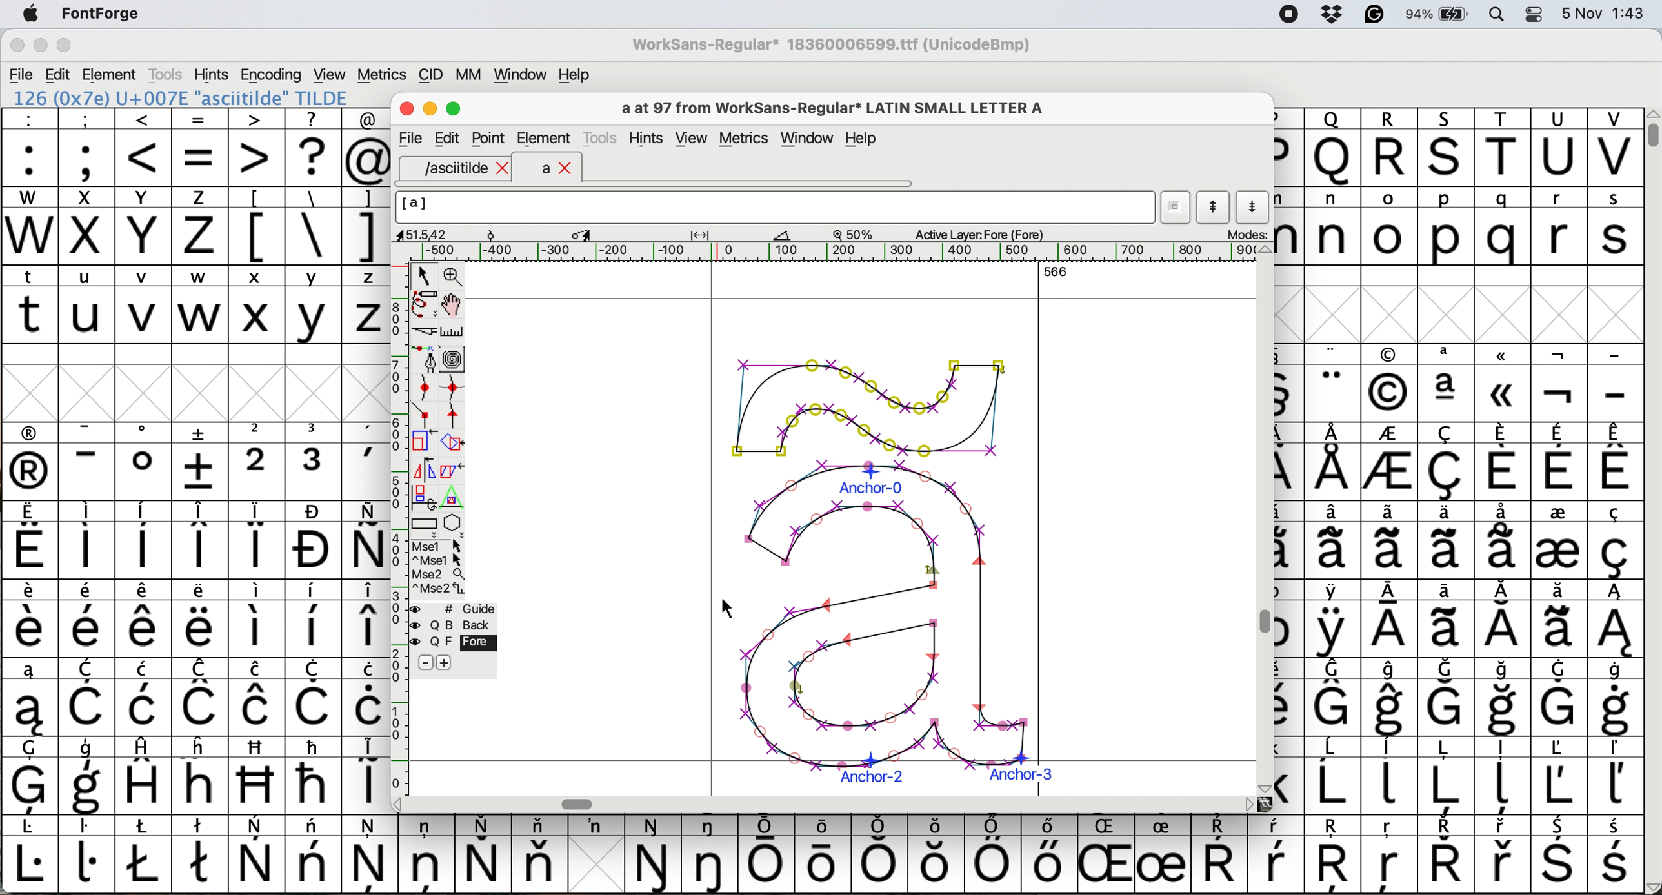  I want to click on symbol, so click(1447, 698).